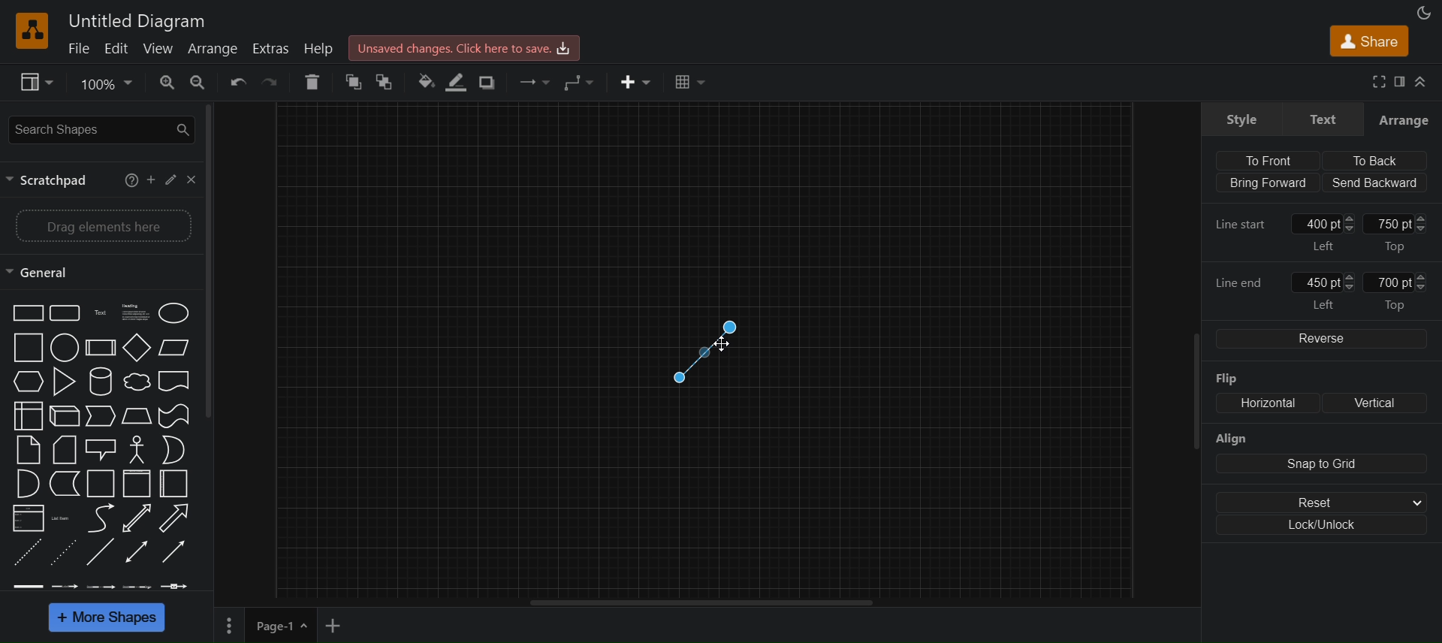 The height and width of the screenshot is (643, 1442). What do you see at coordinates (718, 344) in the screenshot?
I see `Cursor` at bounding box center [718, 344].